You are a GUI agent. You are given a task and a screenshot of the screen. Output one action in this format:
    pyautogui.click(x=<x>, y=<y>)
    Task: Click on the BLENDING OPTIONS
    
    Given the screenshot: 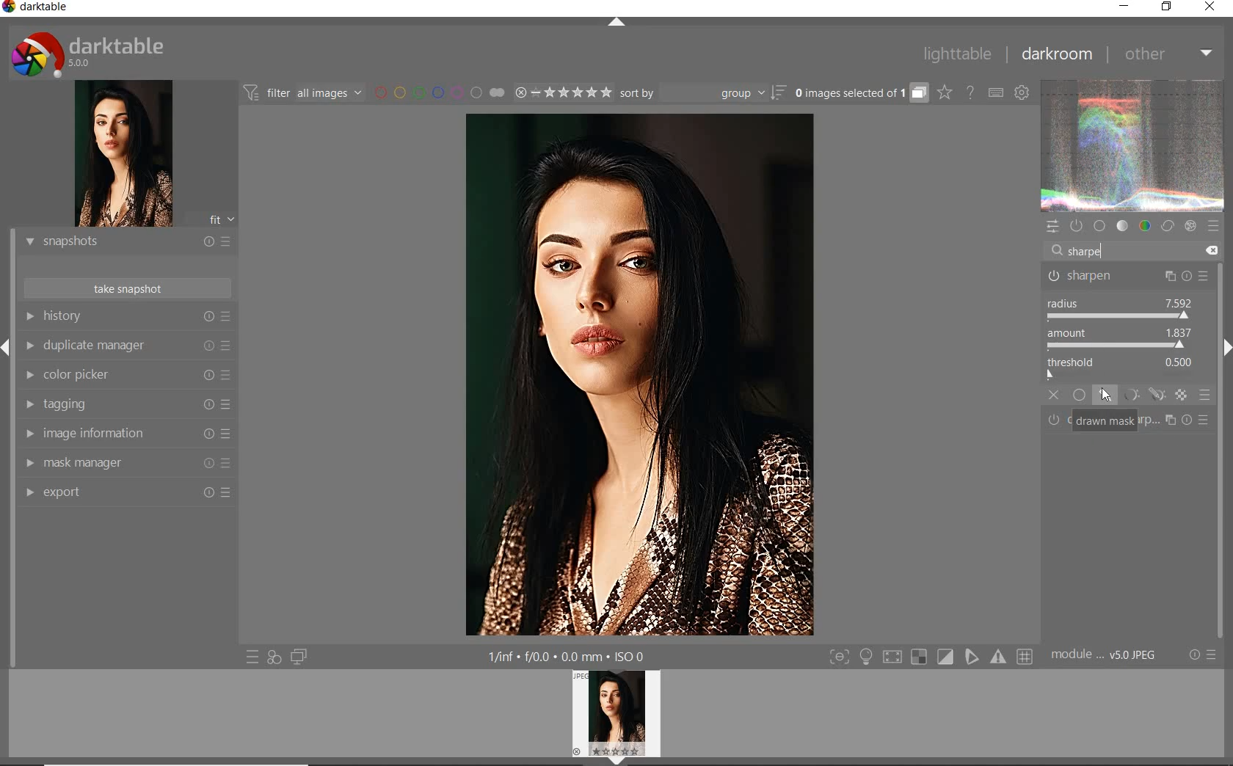 What is the action you would take?
    pyautogui.click(x=1204, y=395)
    